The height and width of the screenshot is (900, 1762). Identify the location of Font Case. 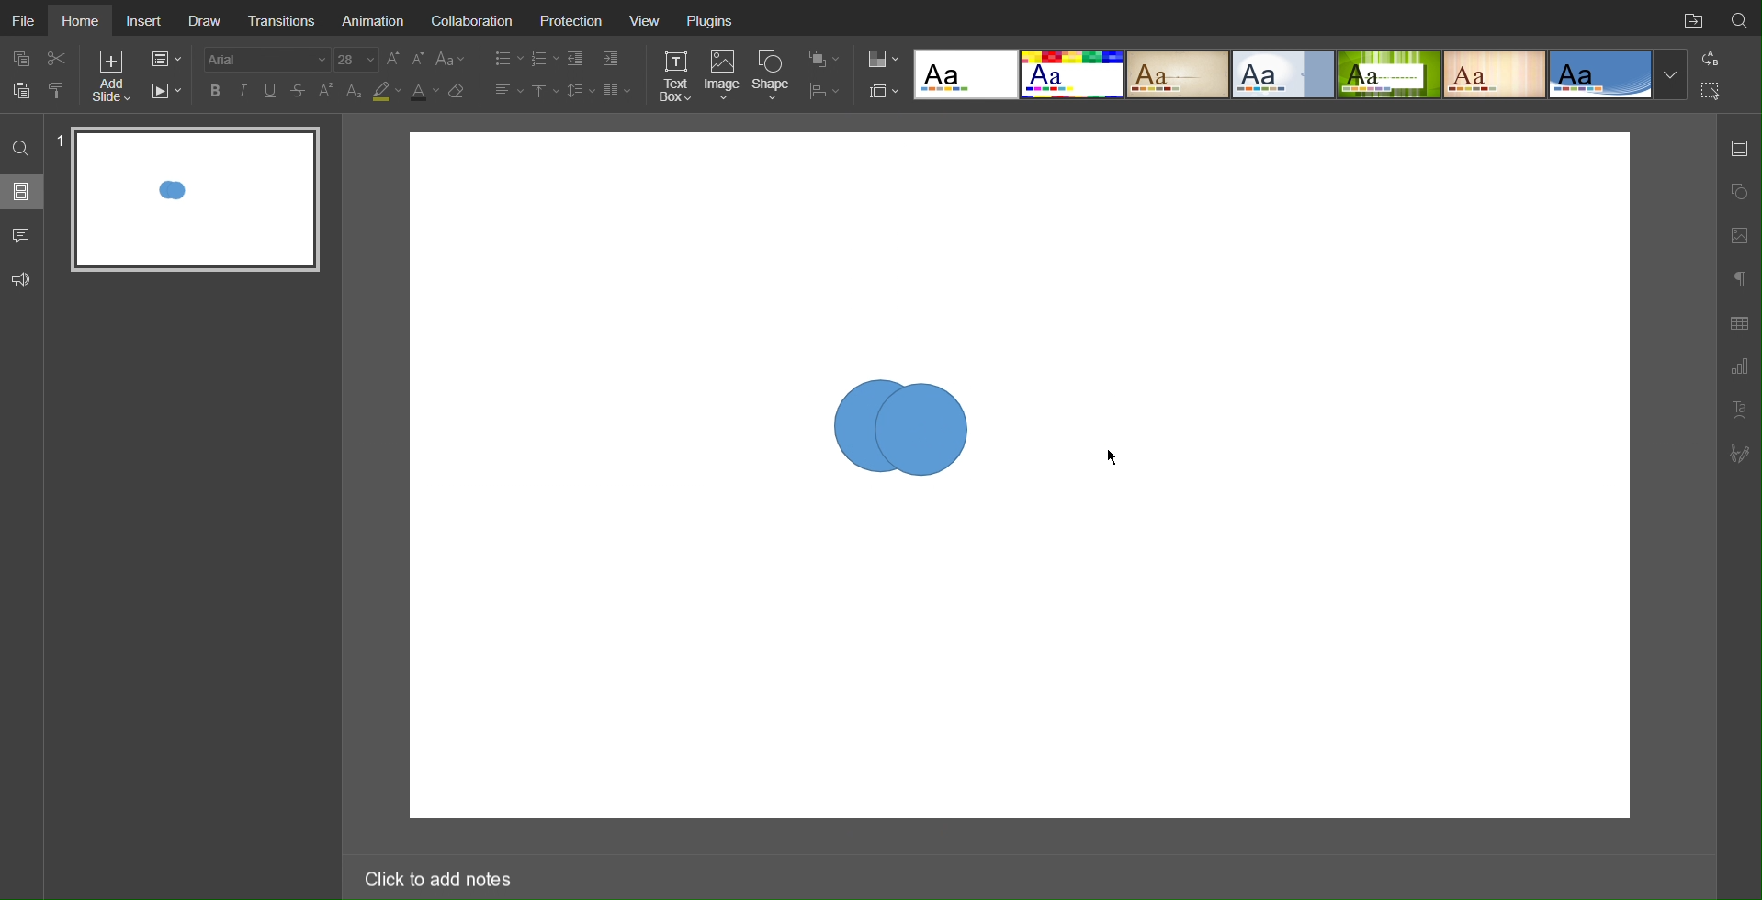
(452, 59).